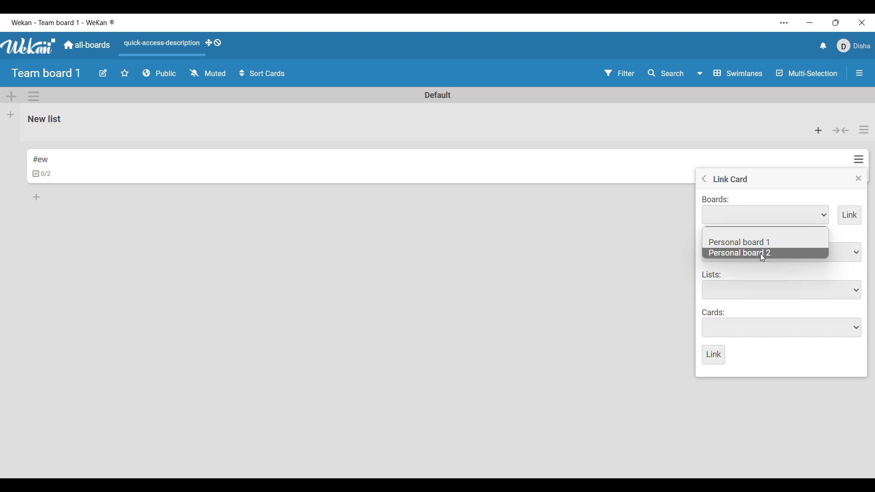 The height and width of the screenshot is (492, 875). I want to click on Card actions, so click(859, 159).